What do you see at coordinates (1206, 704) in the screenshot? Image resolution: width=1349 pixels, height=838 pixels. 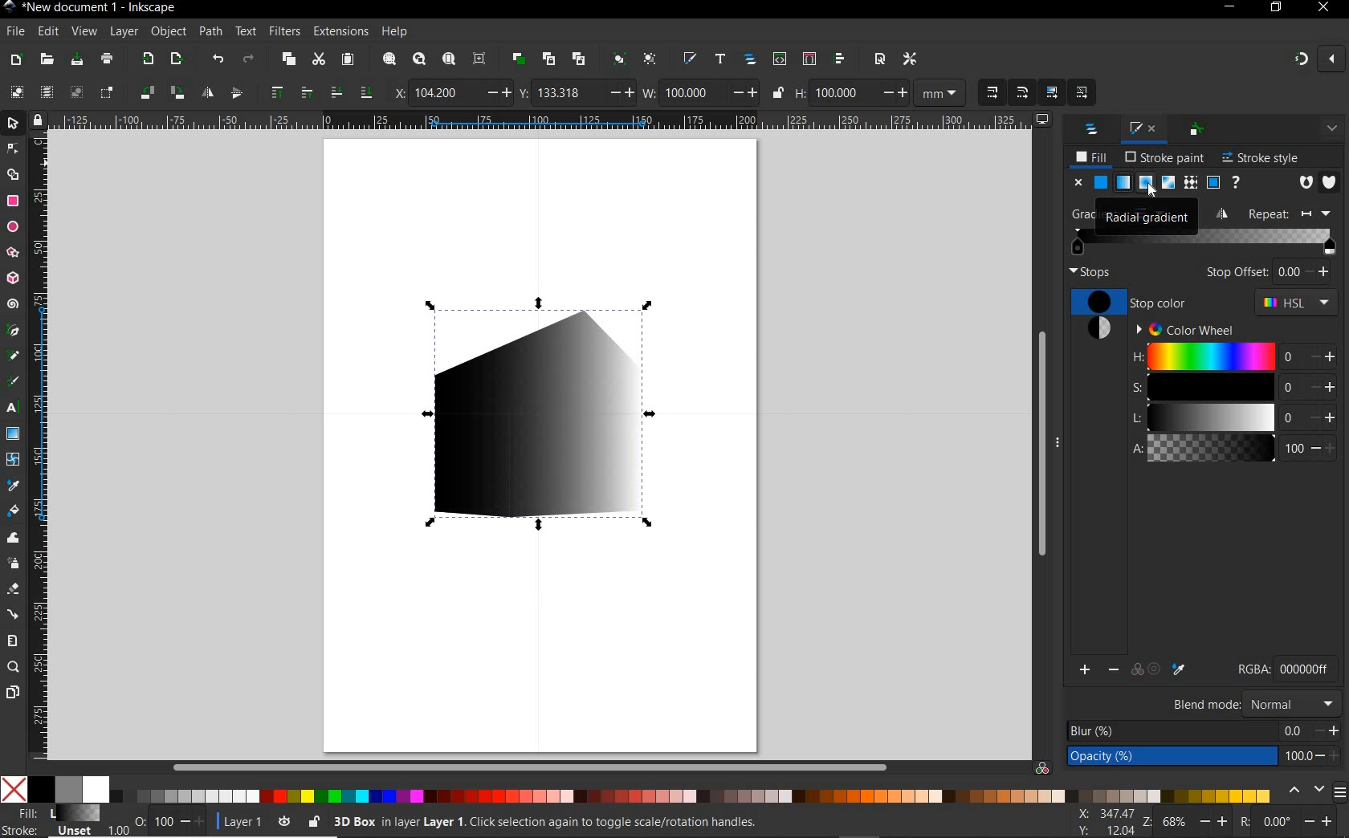 I see `BLEND MODE` at bounding box center [1206, 704].